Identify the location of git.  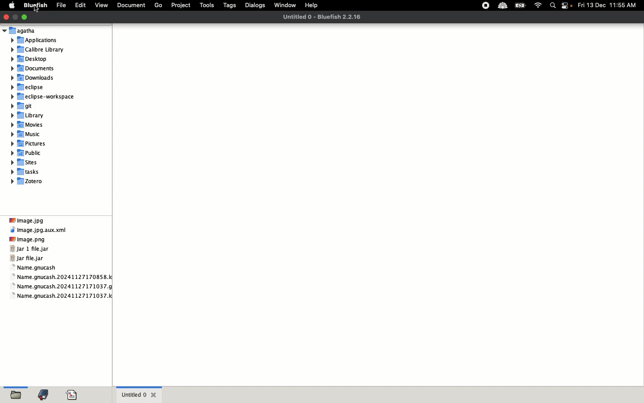
(24, 105).